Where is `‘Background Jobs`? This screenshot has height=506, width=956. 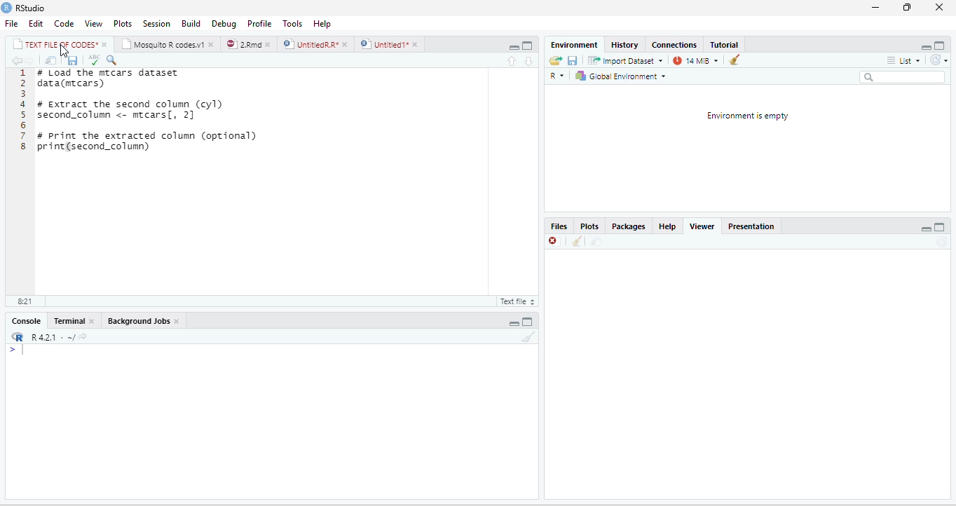
‘Background Jobs is located at coordinates (137, 320).